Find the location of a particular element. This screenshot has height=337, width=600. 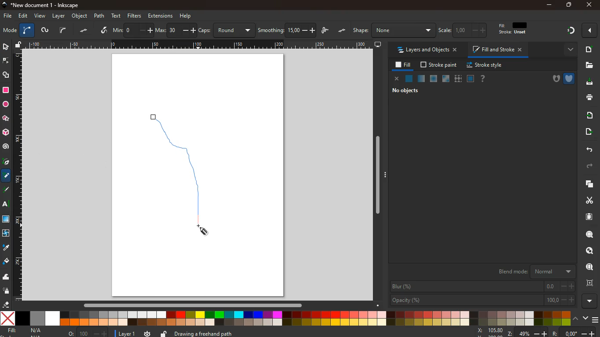

layers and objects is located at coordinates (426, 50).